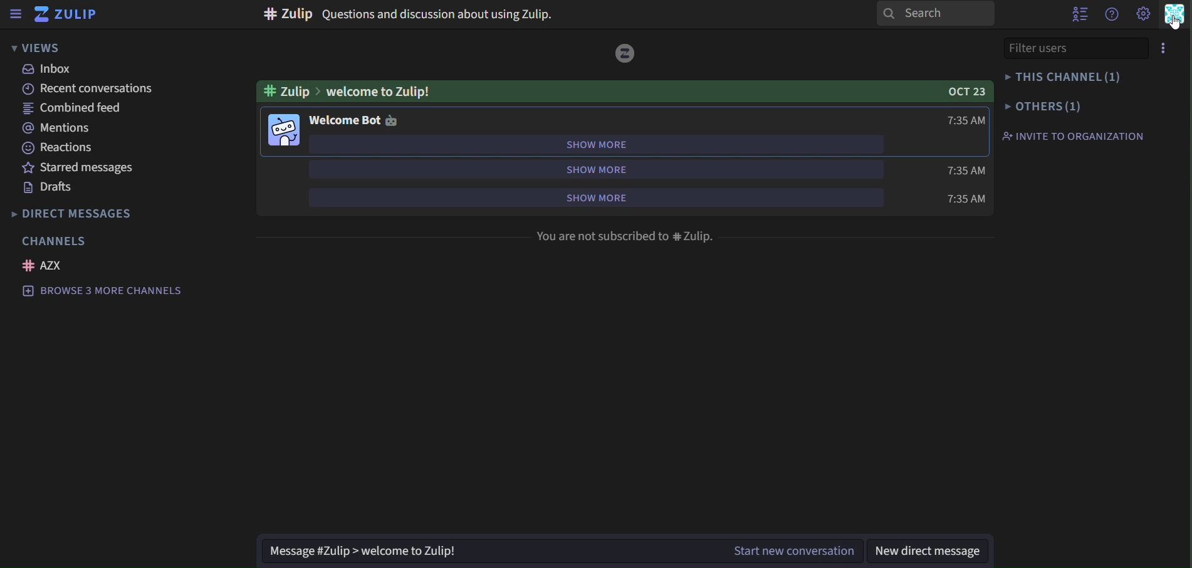  What do you see at coordinates (965, 199) in the screenshot?
I see `time` at bounding box center [965, 199].